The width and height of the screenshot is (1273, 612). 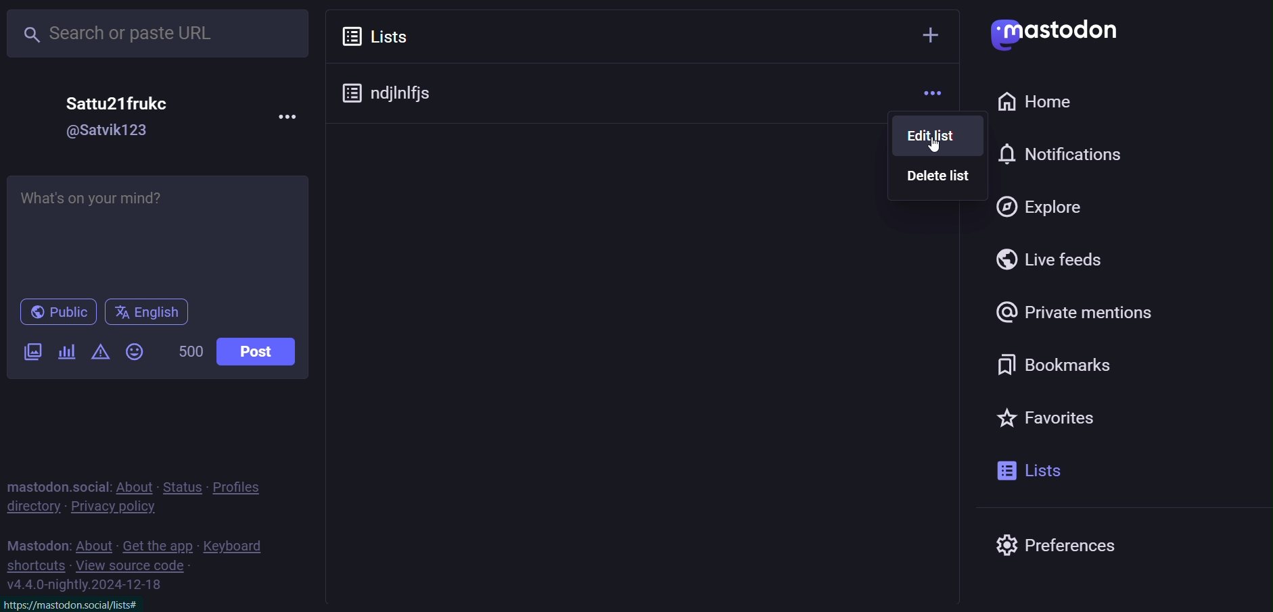 What do you see at coordinates (134, 485) in the screenshot?
I see `about` at bounding box center [134, 485].